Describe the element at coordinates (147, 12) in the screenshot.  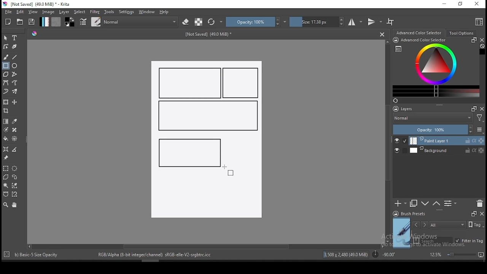
I see `windows` at that location.